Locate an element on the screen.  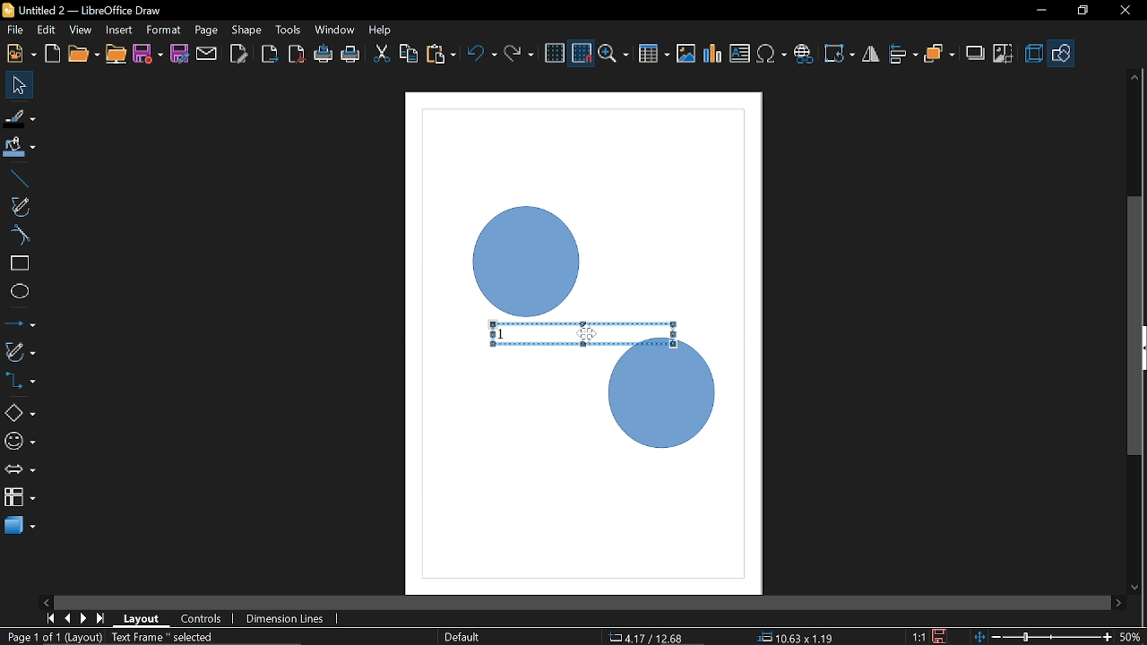
3d shapes is located at coordinates (20, 524).